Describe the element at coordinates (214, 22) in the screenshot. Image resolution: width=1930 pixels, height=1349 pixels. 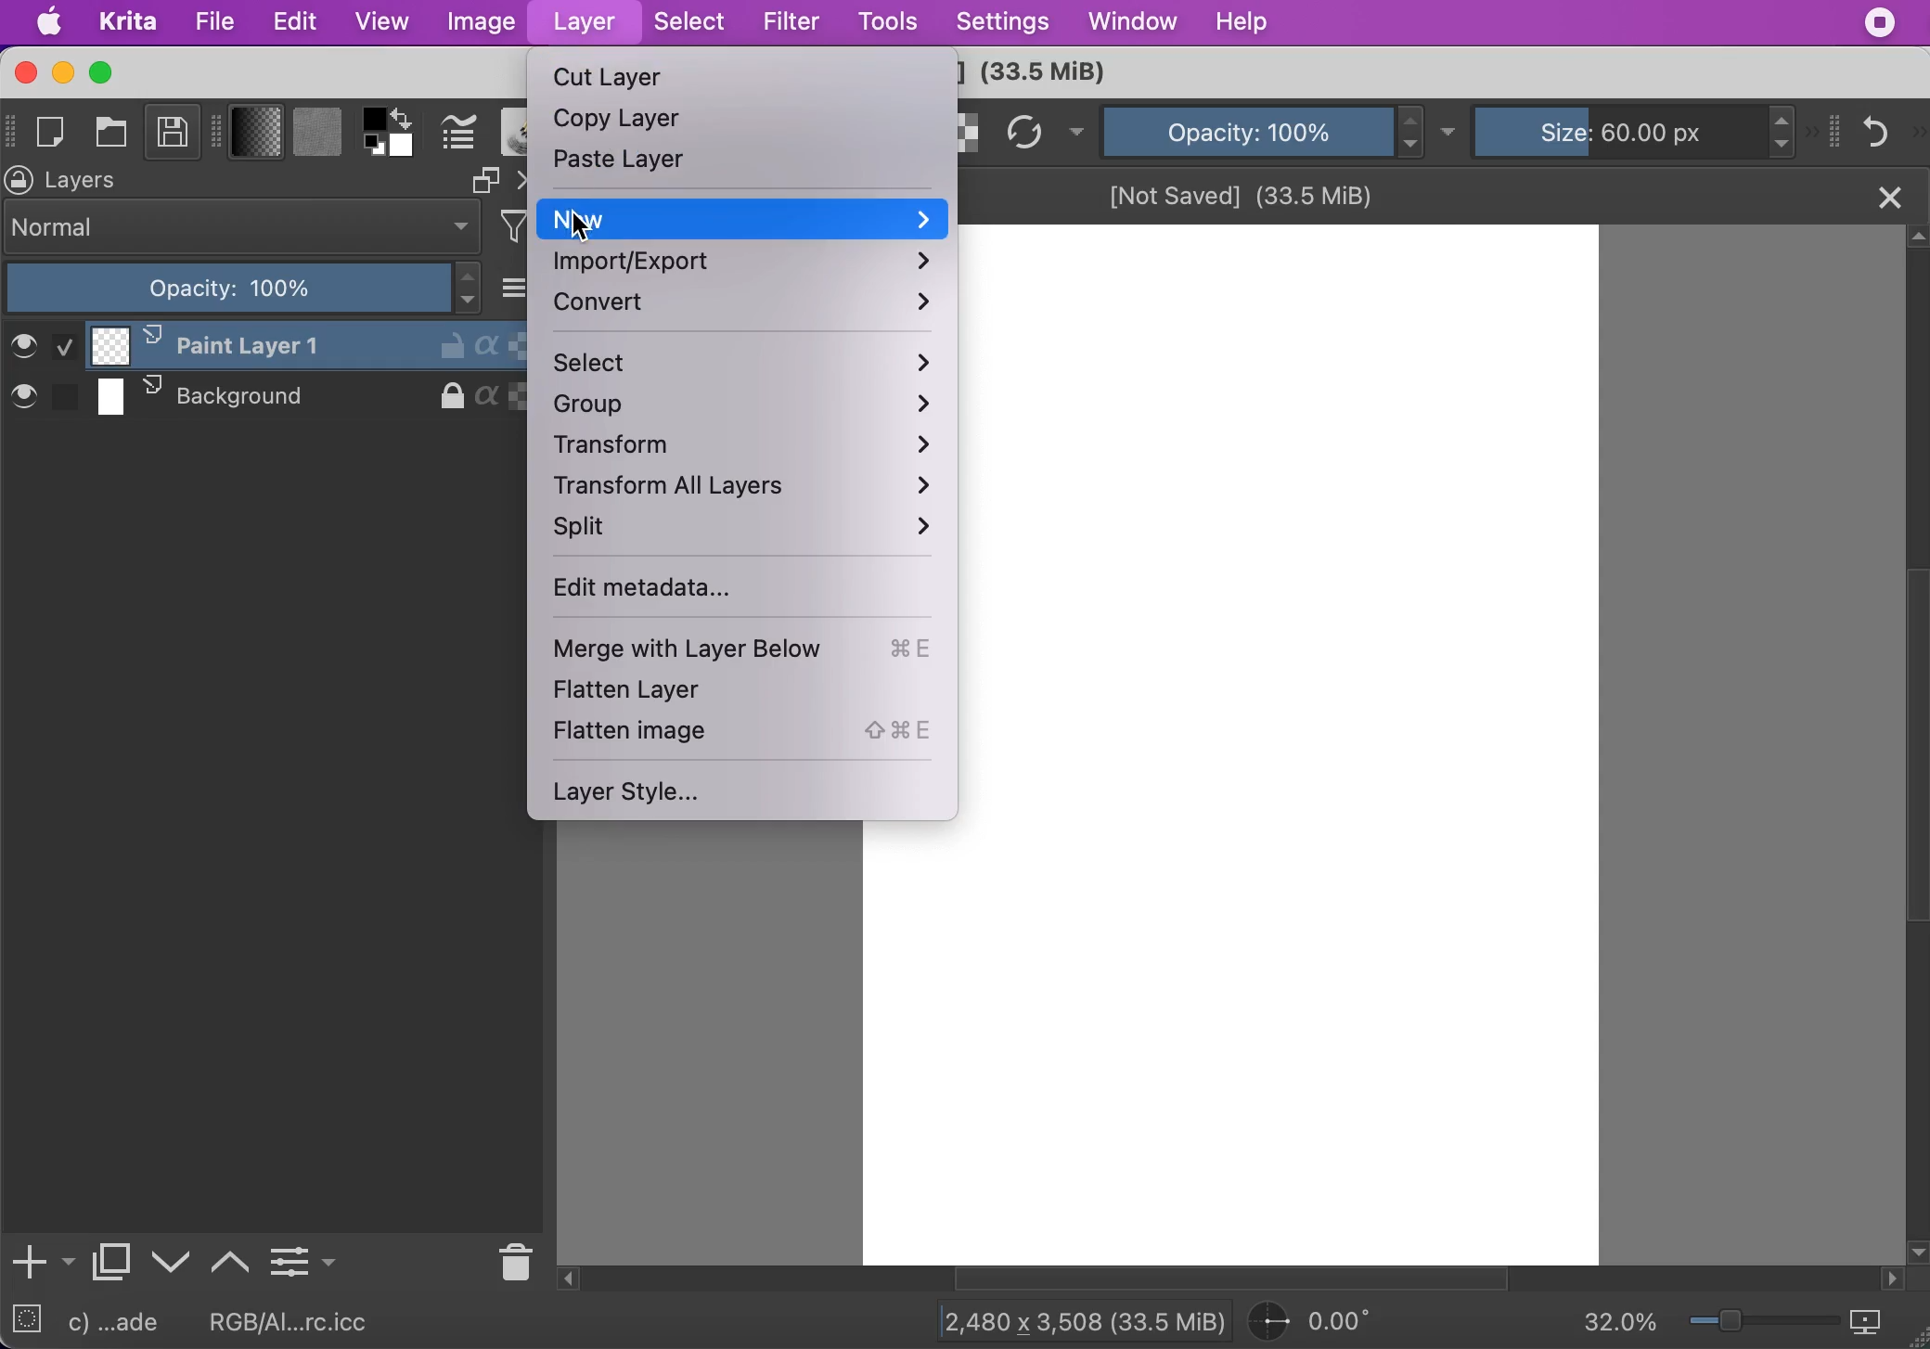
I see `file` at that location.